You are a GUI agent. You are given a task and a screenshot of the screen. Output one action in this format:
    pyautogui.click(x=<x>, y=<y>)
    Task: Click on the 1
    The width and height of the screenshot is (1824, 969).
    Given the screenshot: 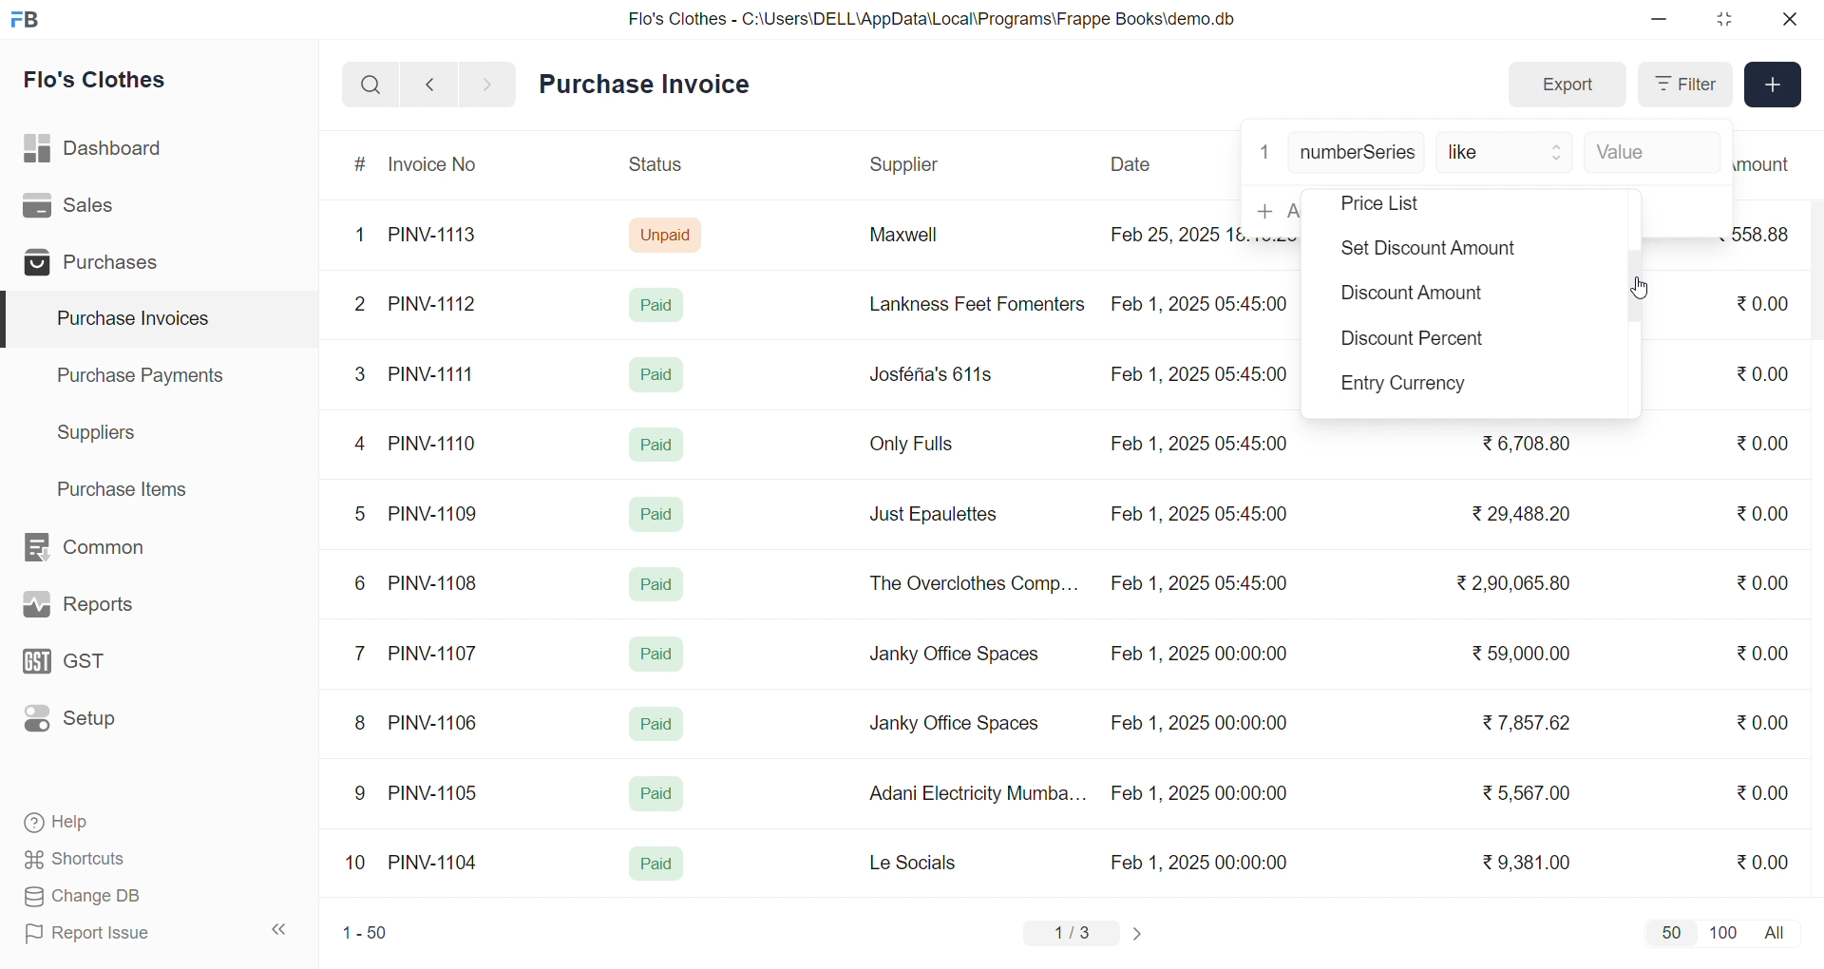 What is the action you would take?
    pyautogui.click(x=364, y=236)
    